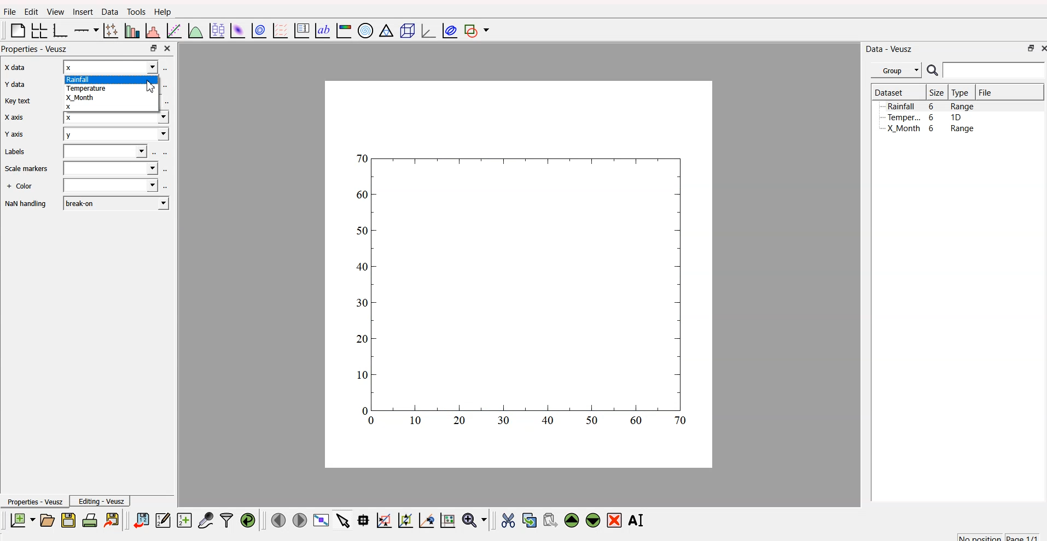 The height and width of the screenshot is (541, 1047). Describe the element at coordinates (591, 521) in the screenshot. I see `move down the widget ` at that location.